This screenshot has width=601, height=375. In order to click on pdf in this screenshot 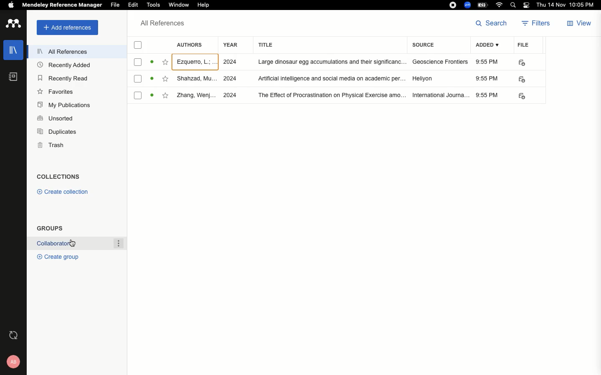, I will do `click(523, 79)`.